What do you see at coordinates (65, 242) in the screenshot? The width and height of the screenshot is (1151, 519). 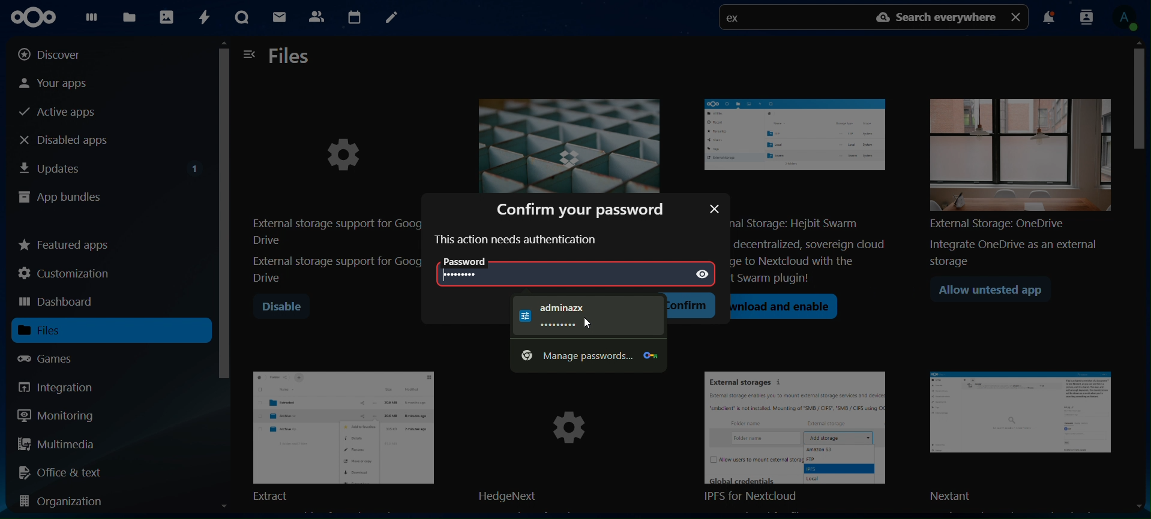 I see `featured apps` at bounding box center [65, 242].